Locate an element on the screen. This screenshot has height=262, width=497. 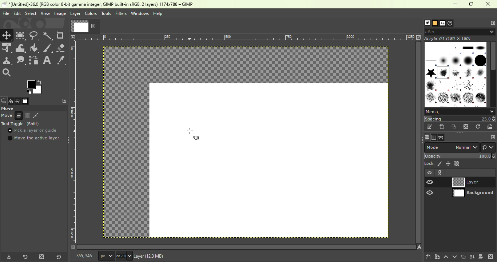
Spacing is located at coordinates (460, 119).